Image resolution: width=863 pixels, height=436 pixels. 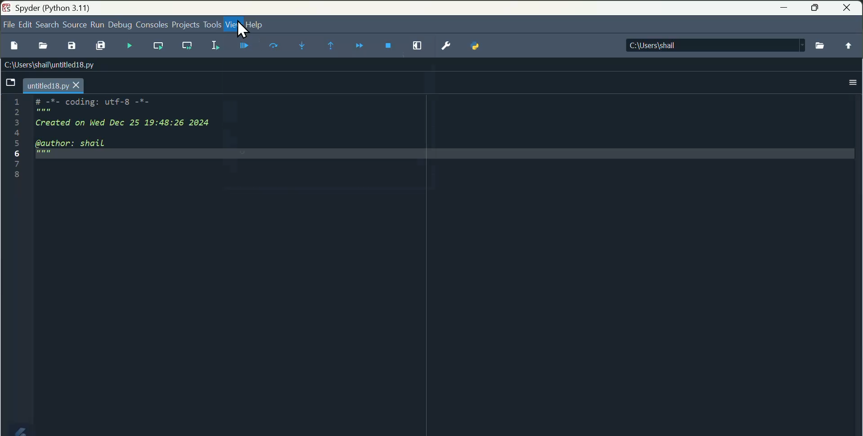 I want to click on maximise current page, so click(x=415, y=48).